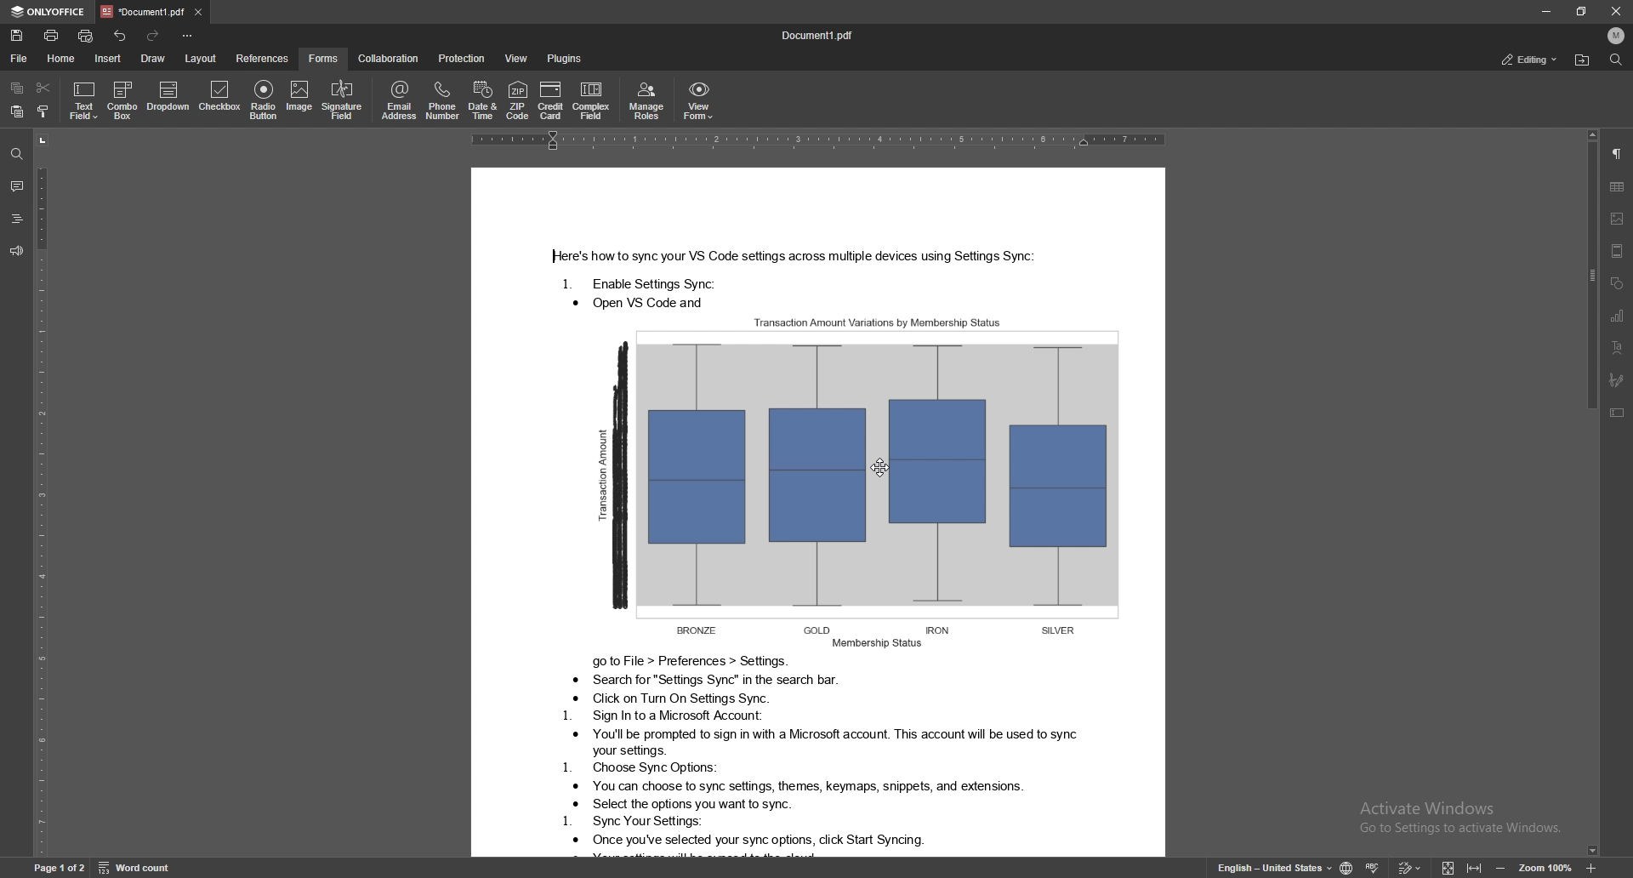 The image size is (1633, 878). I want to click on locate file, so click(1582, 60).